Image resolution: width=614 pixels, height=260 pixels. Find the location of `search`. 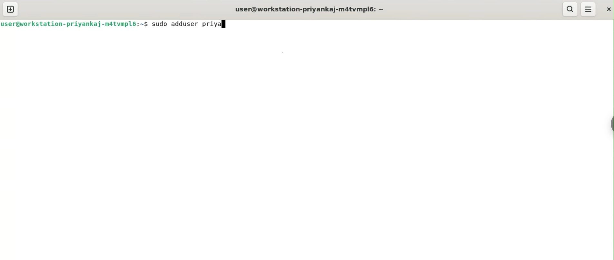

search is located at coordinates (569, 9).